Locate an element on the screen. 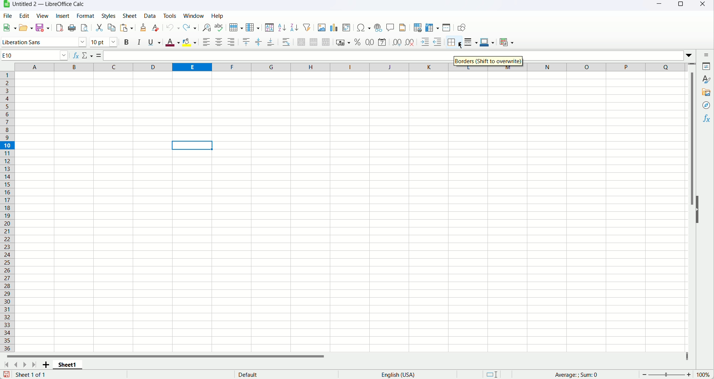 The height and width of the screenshot is (379, 714). center vertically is located at coordinates (259, 41).